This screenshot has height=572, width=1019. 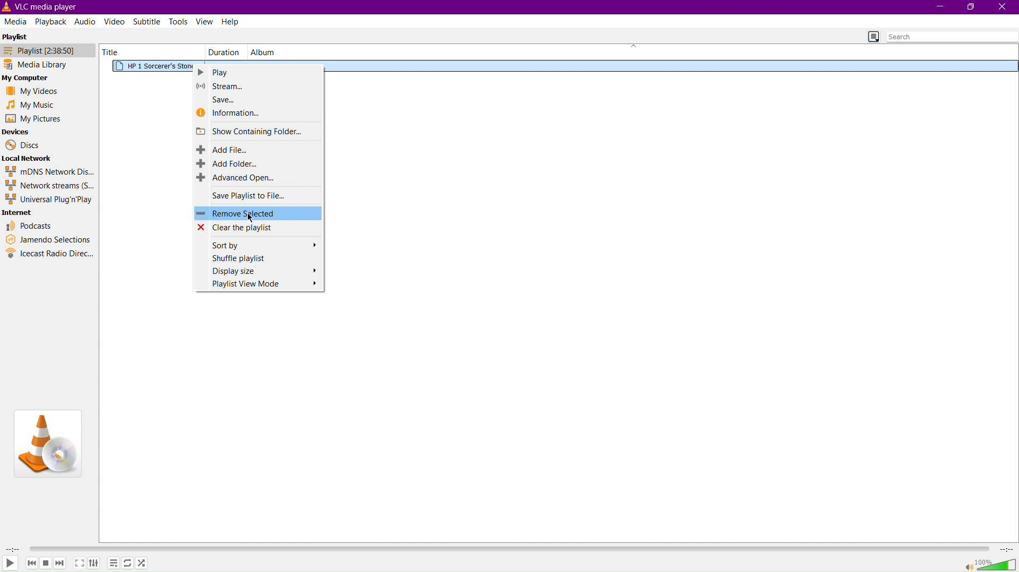 What do you see at coordinates (60, 564) in the screenshot?
I see `Skip Forward` at bounding box center [60, 564].